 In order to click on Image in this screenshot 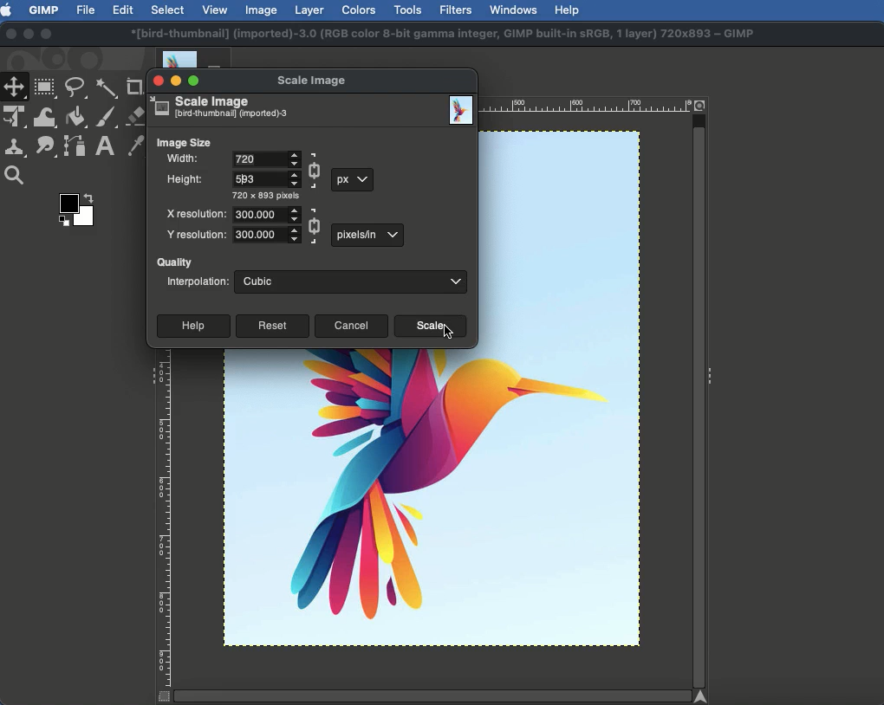, I will do `click(458, 107)`.